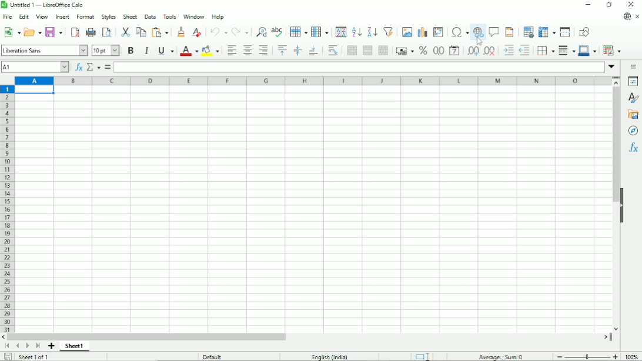 This screenshot has width=642, height=361. I want to click on Formula, so click(108, 66).